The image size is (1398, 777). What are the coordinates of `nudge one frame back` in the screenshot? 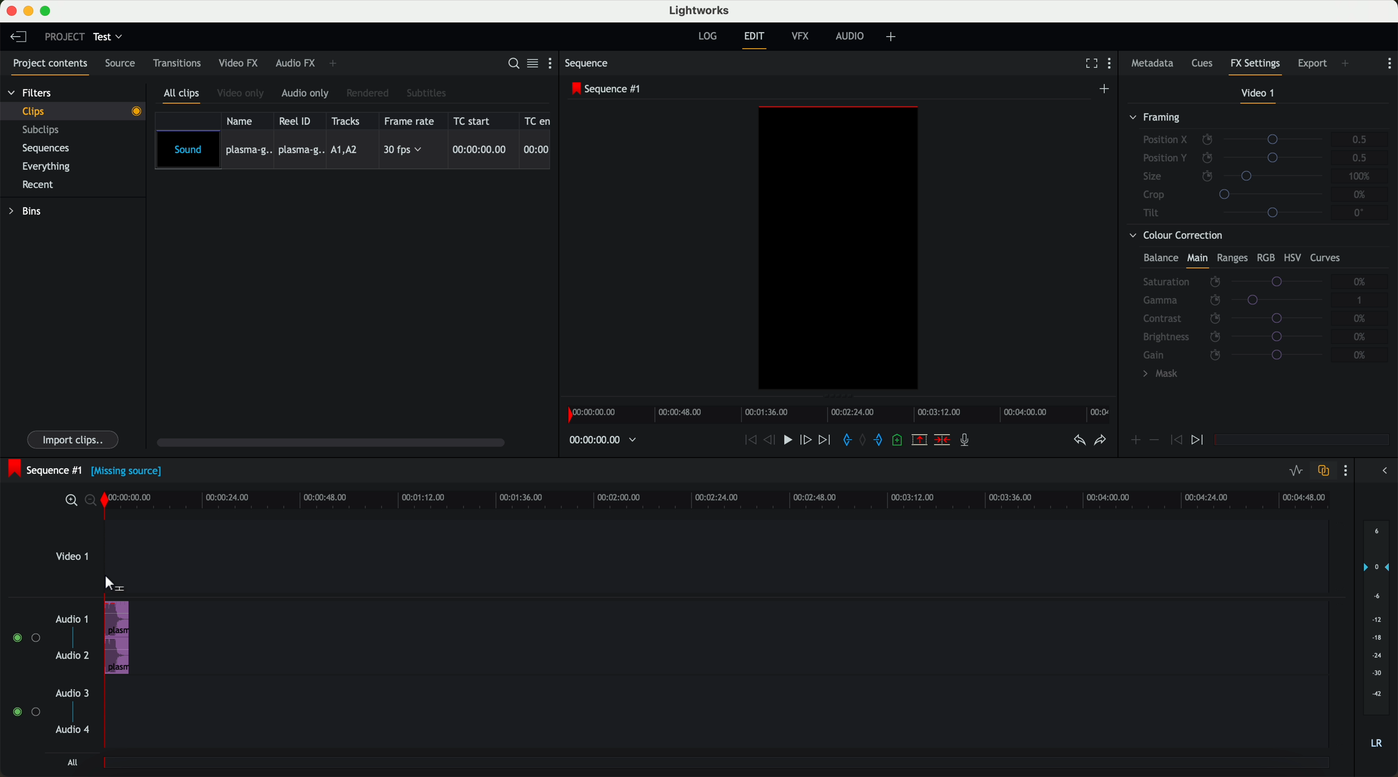 It's located at (772, 441).